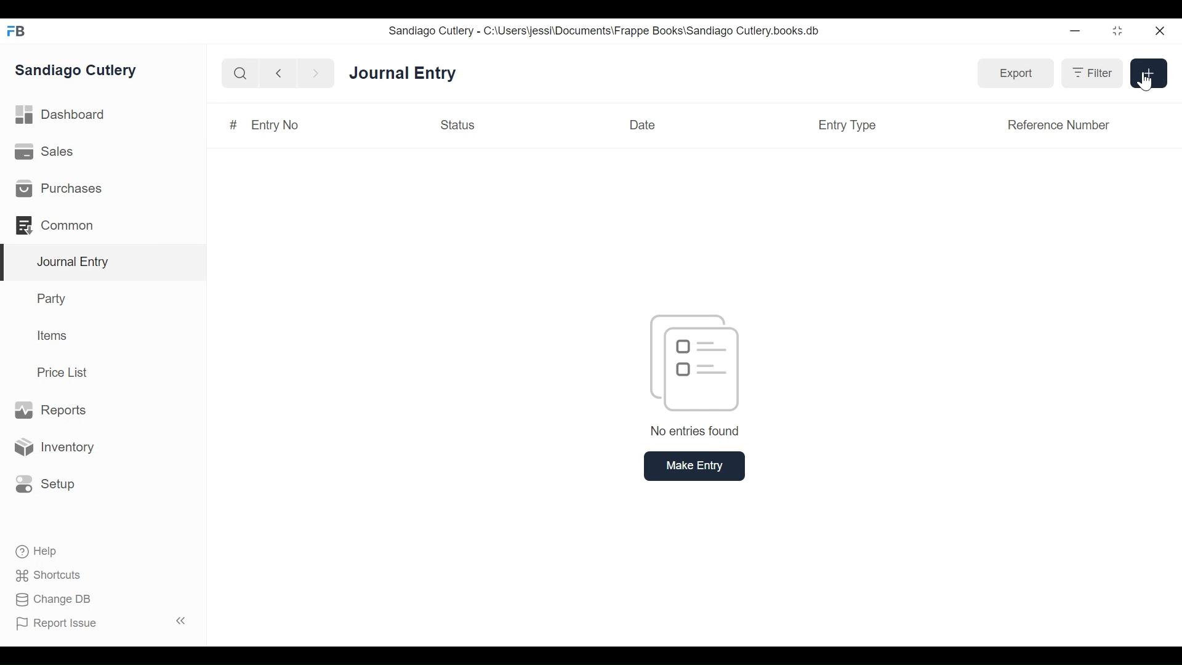  I want to click on Help, so click(35, 550).